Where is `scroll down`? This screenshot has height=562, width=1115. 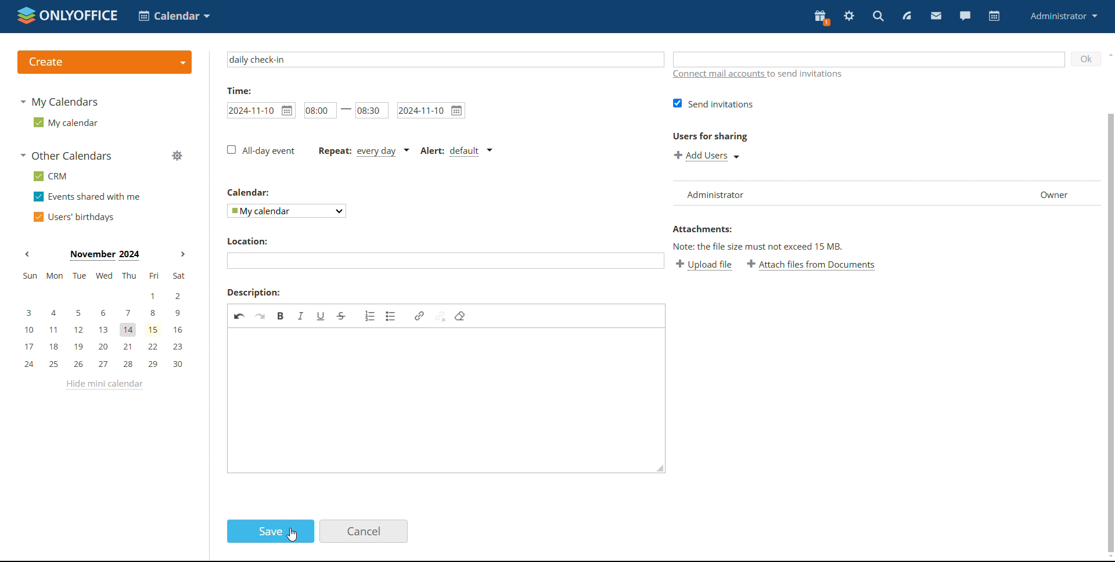
scroll down is located at coordinates (1108, 557).